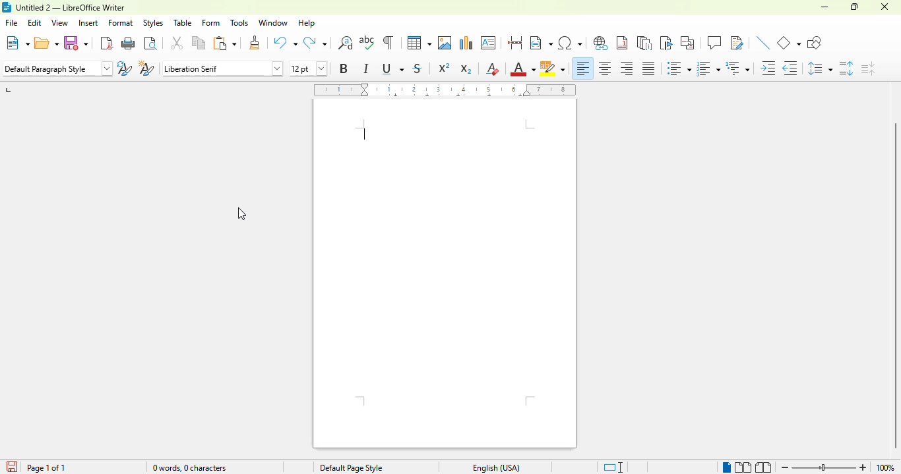 The width and height of the screenshot is (901, 474). Describe the element at coordinates (176, 43) in the screenshot. I see `cut` at that location.